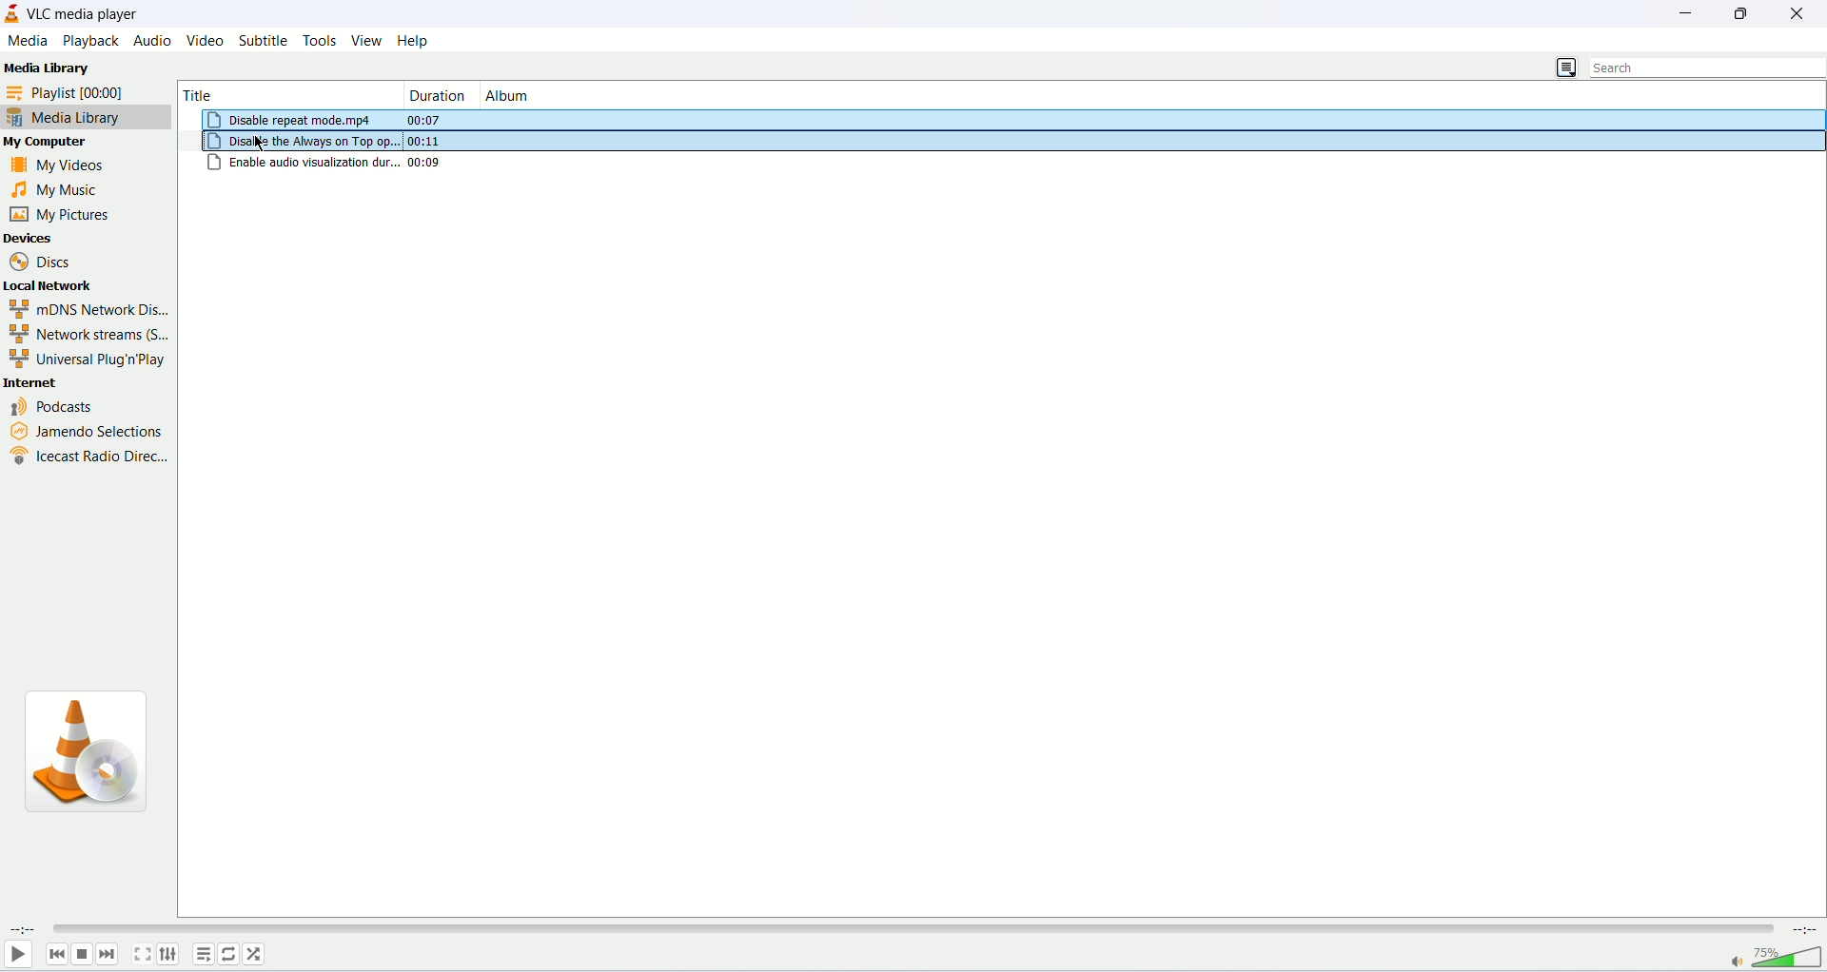 This screenshot has height=972, width=1827. What do you see at coordinates (207, 41) in the screenshot?
I see `video` at bounding box center [207, 41].